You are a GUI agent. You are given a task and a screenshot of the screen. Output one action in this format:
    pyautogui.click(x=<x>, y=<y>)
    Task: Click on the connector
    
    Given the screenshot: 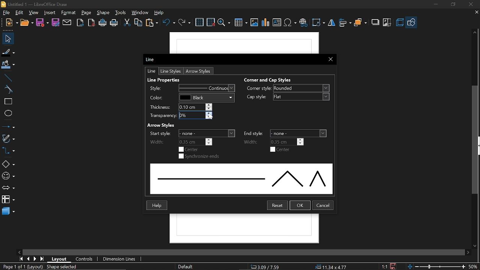 What is the action you would take?
    pyautogui.click(x=8, y=151)
    